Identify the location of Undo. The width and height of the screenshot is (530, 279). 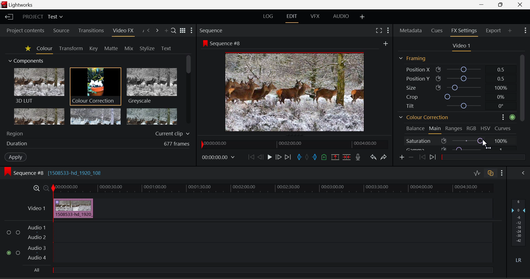
(374, 158).